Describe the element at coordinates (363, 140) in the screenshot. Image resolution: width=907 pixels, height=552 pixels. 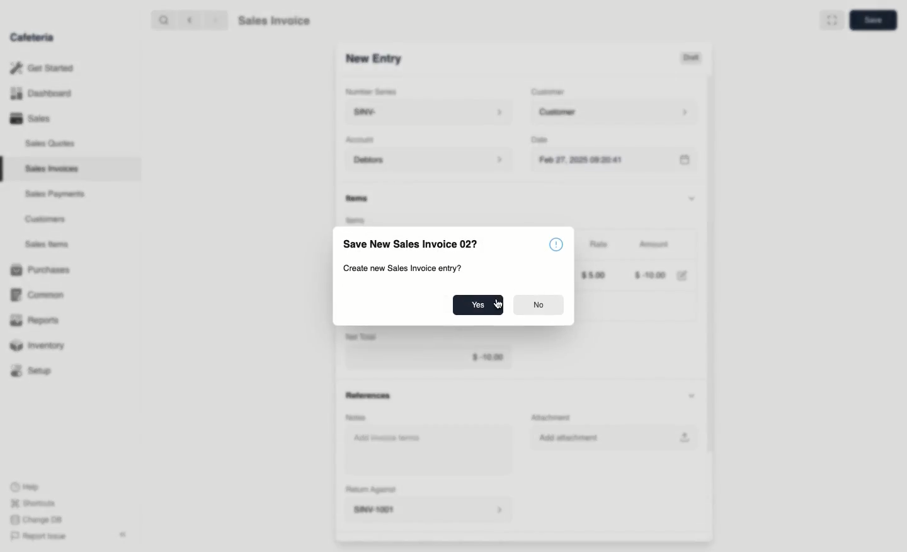
I see `Account` at that location.